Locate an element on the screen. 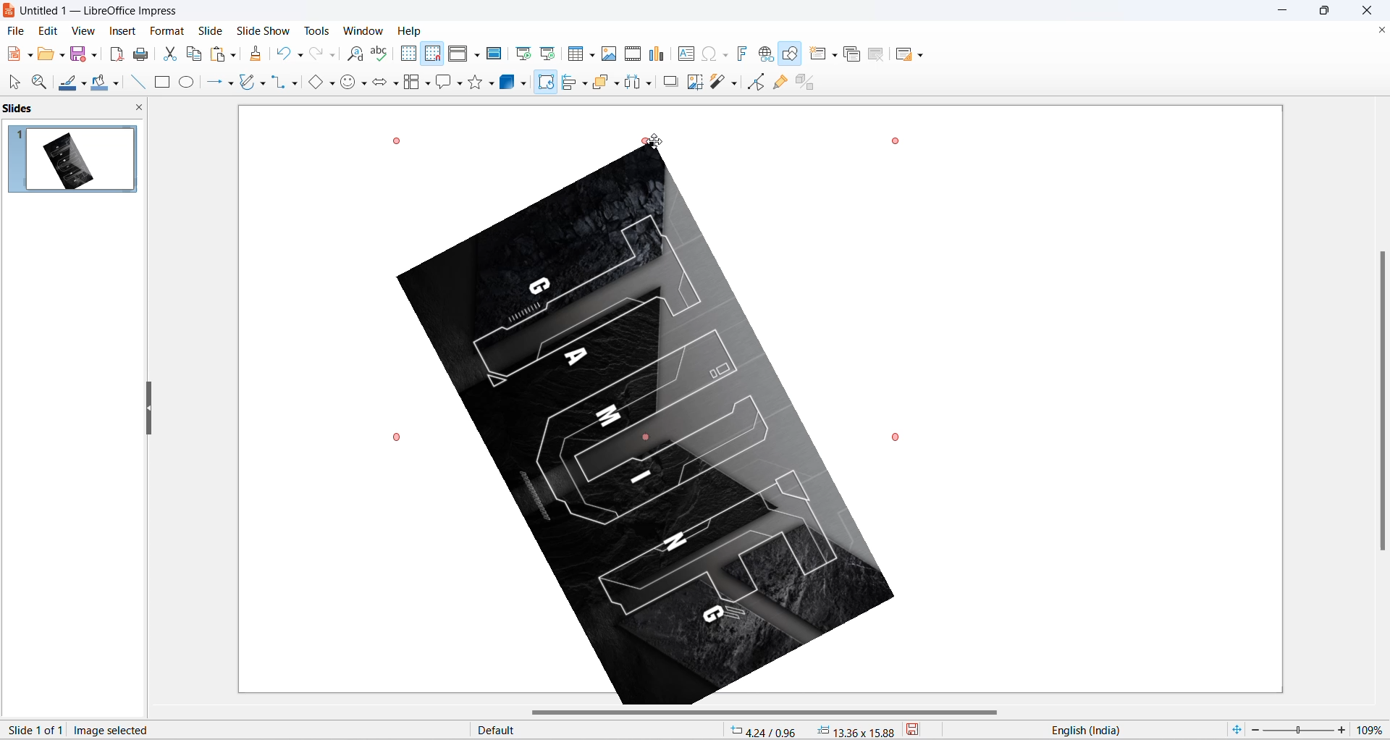 The image size is (1390, 740). insert hyperlink is located at coordinates (767, 55).